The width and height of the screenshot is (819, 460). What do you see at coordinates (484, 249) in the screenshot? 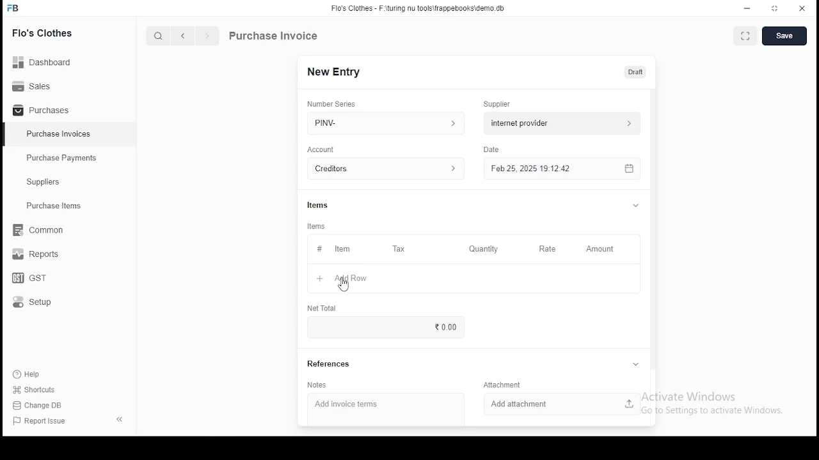
I see `quality` at bounding box center [484, 249].